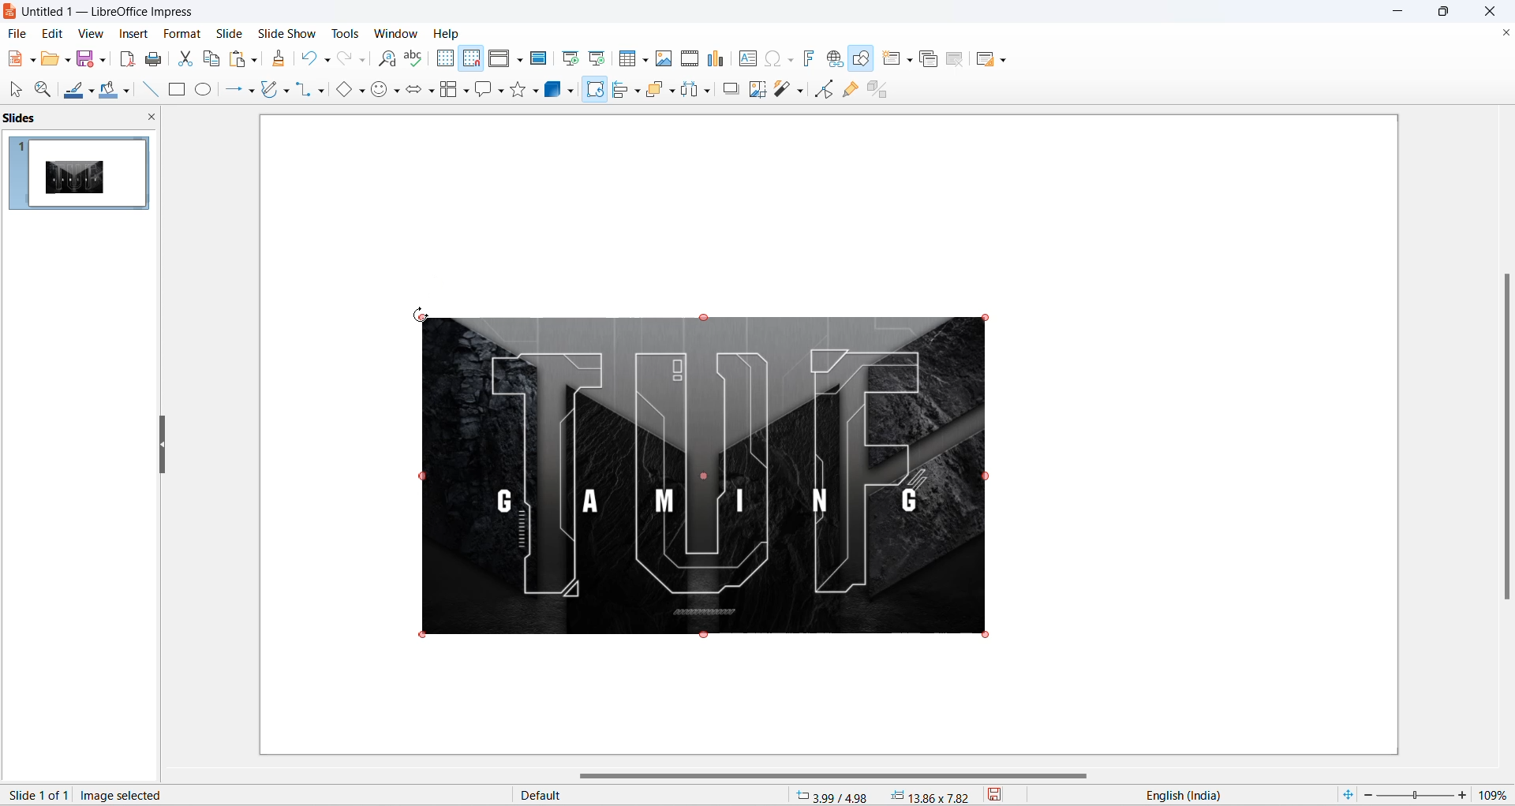  I want to click on callout shapes options, so click(499, 92).